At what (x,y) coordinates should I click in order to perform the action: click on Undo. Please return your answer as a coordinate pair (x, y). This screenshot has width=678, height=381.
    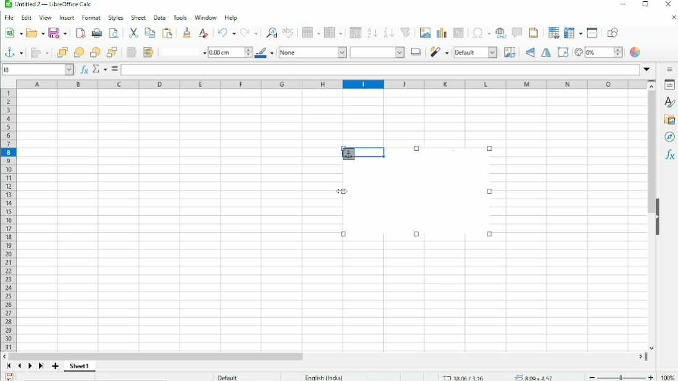
    Looking at the image, I should click on (226, 33).